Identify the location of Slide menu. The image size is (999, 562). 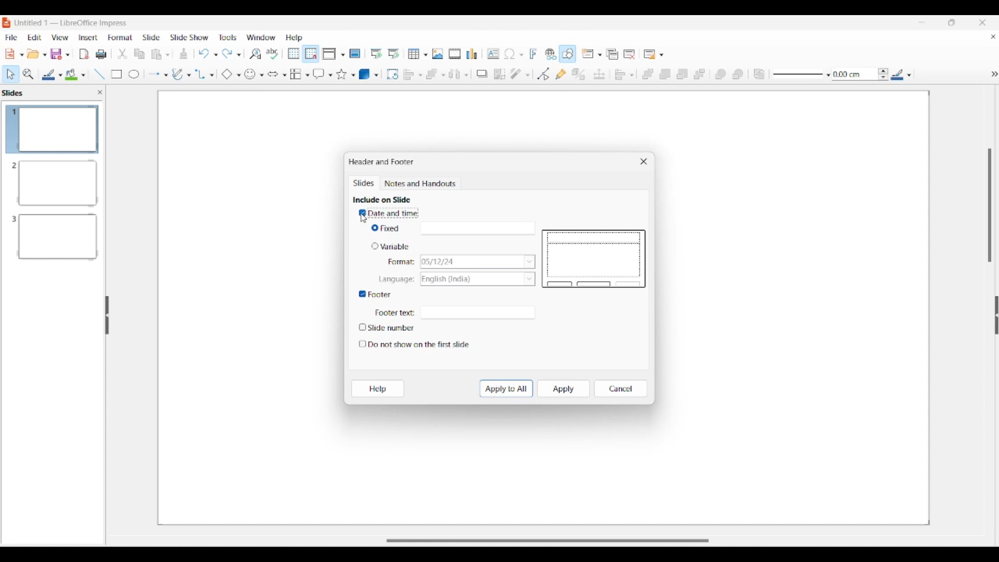
(152, 37).